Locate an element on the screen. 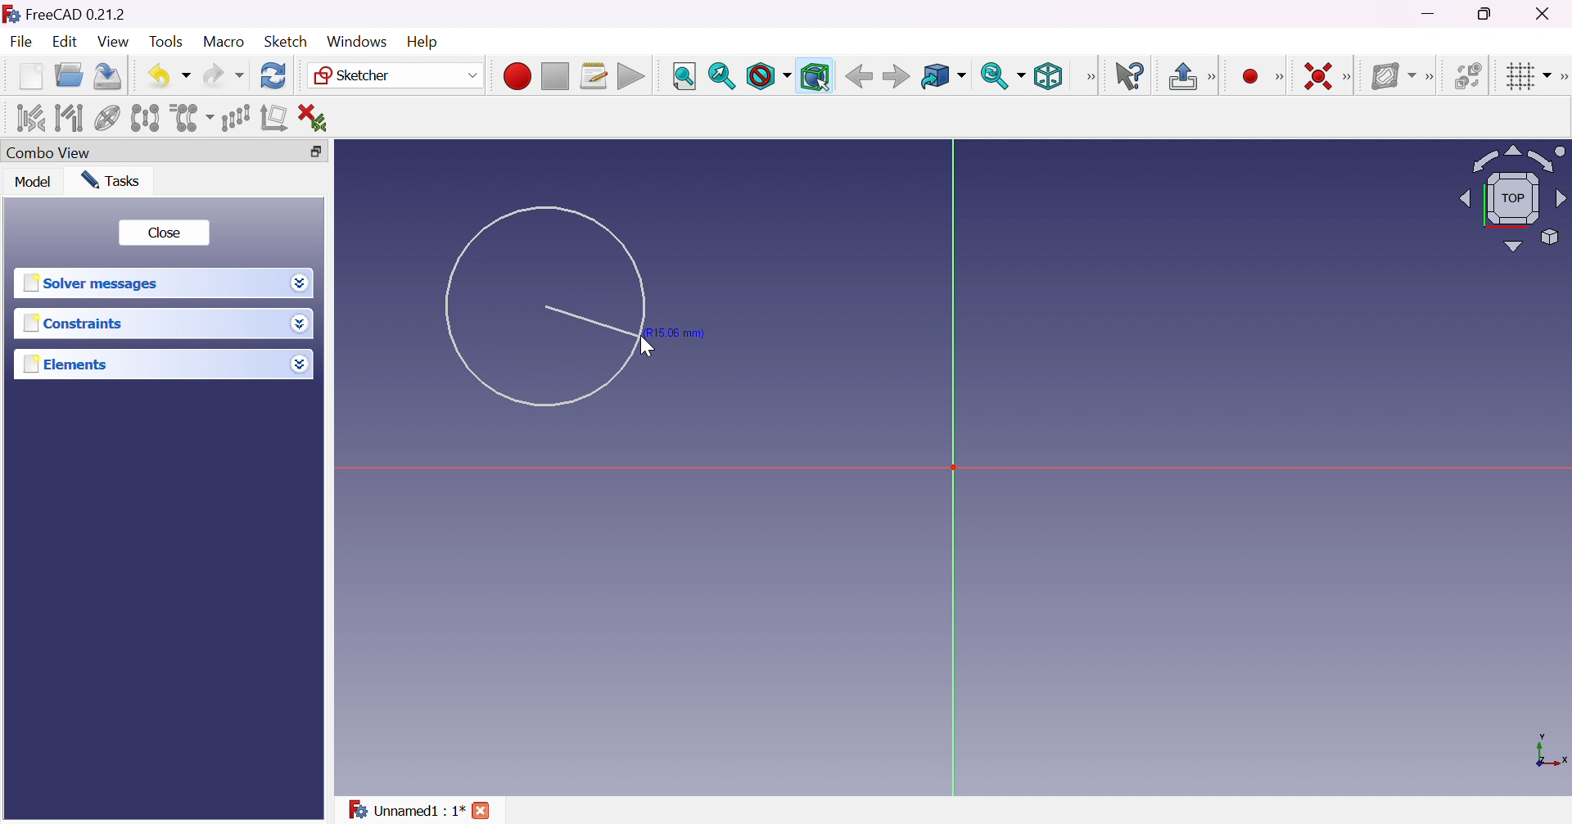  Constraints is located at coordinates (74, 324).